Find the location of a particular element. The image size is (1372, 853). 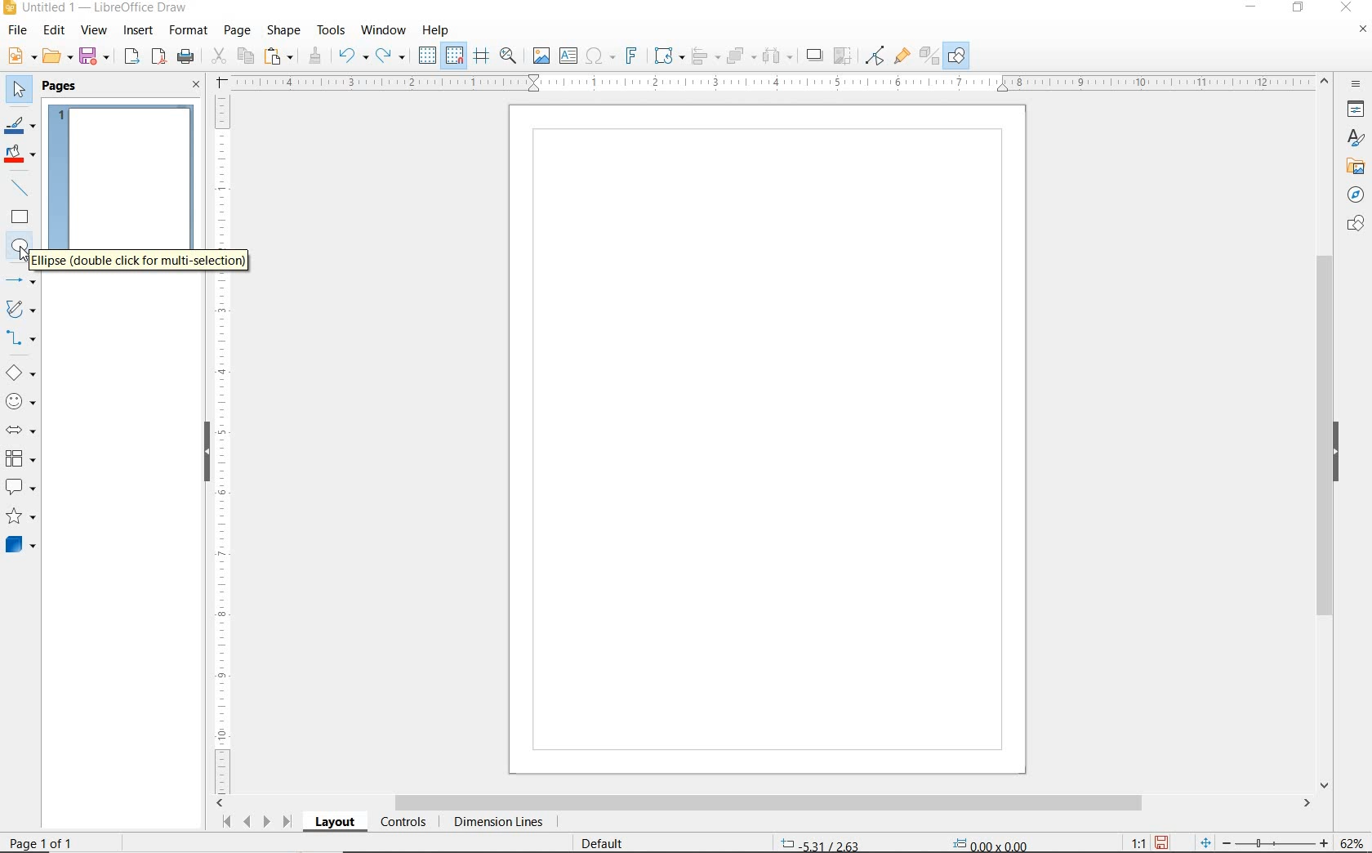

SIDEBAR SETTINGS is located at coordinates (1356, 85).